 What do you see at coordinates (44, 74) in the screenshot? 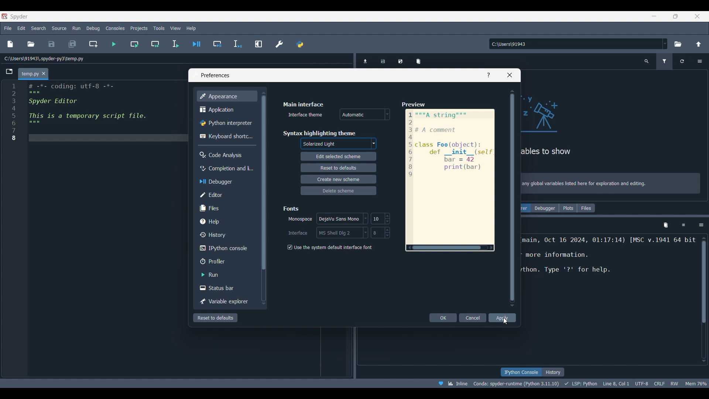
I see `Close` at bounding box center [44, 74].